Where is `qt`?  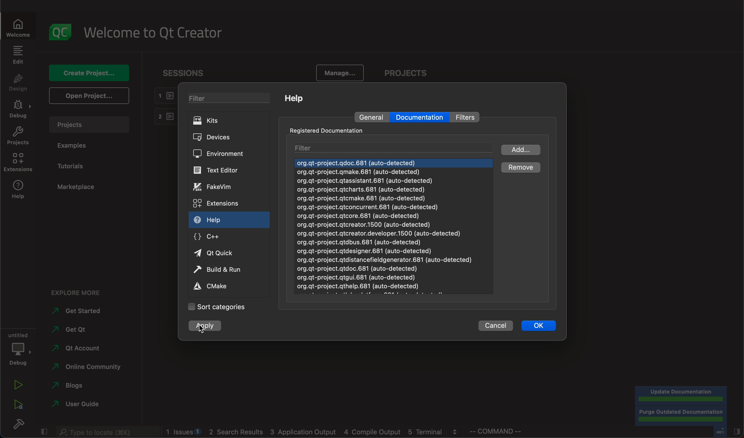
qt is located at coordinates (220, 253).